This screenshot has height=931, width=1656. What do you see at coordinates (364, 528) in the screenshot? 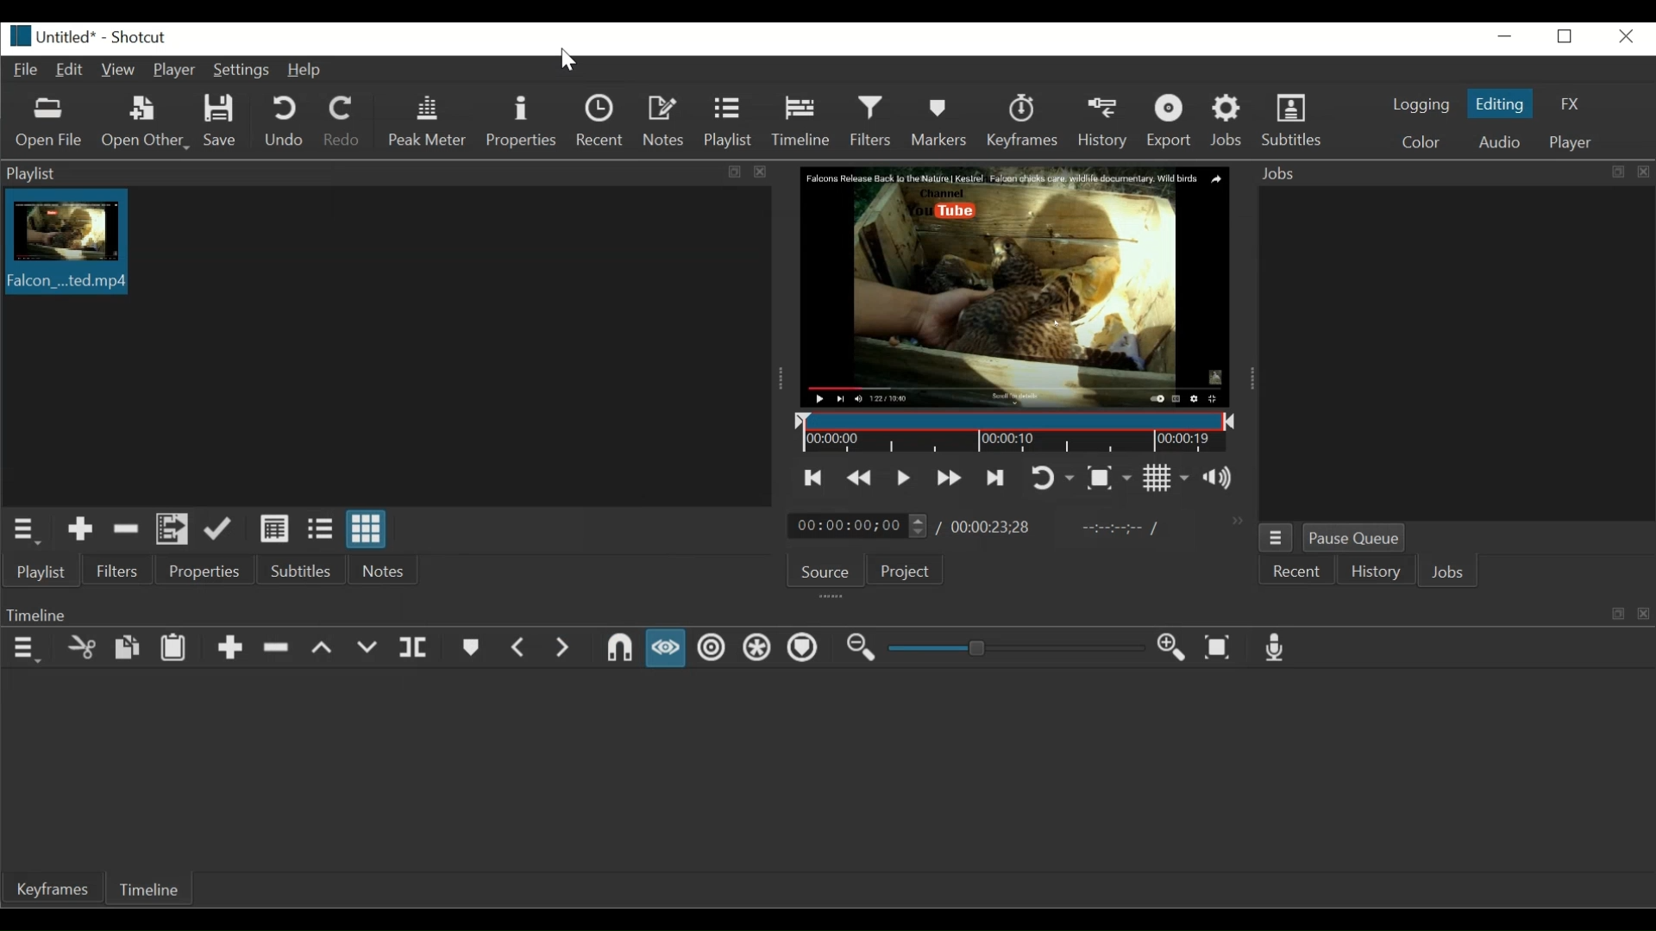
I see `View as icons` at bounding box center [364, 528].